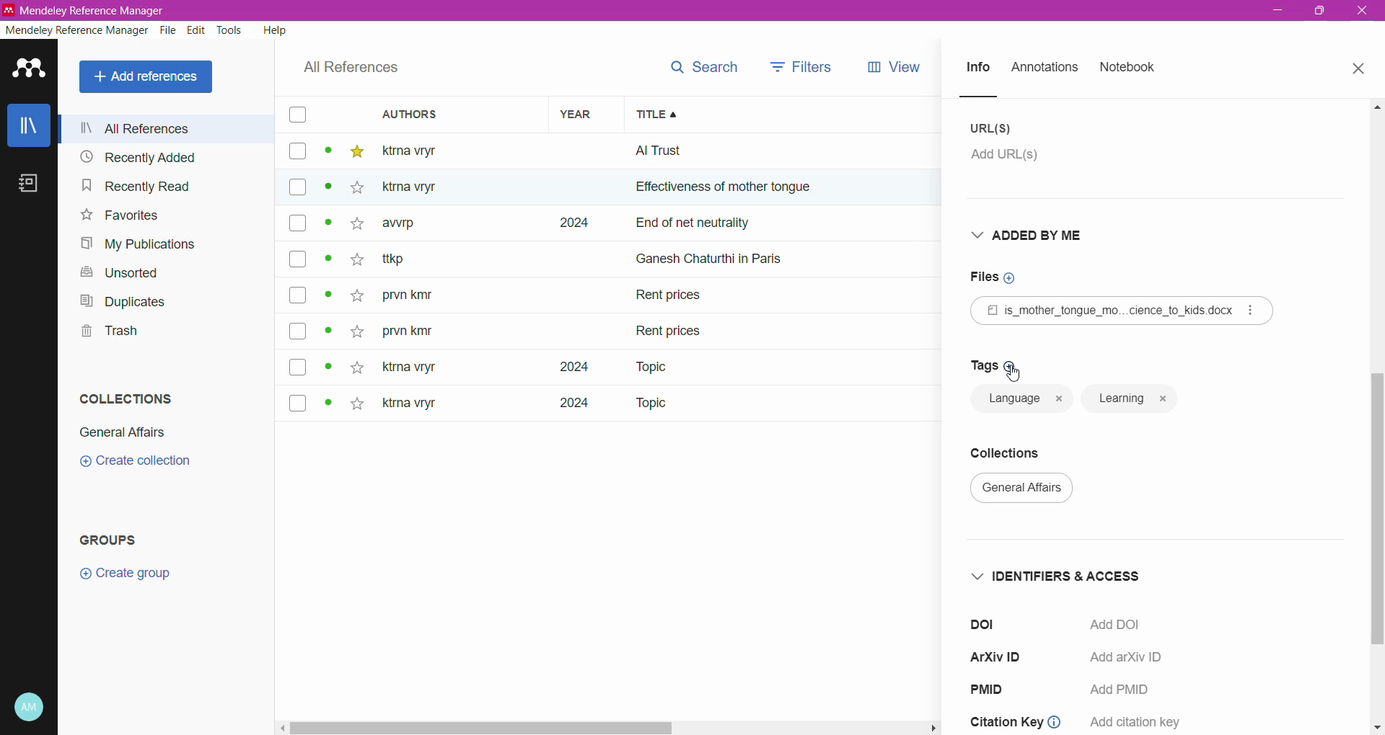 Image resolution: width=1385 pixels, height=735 pixels. I want to click on search, so click(702, 67).